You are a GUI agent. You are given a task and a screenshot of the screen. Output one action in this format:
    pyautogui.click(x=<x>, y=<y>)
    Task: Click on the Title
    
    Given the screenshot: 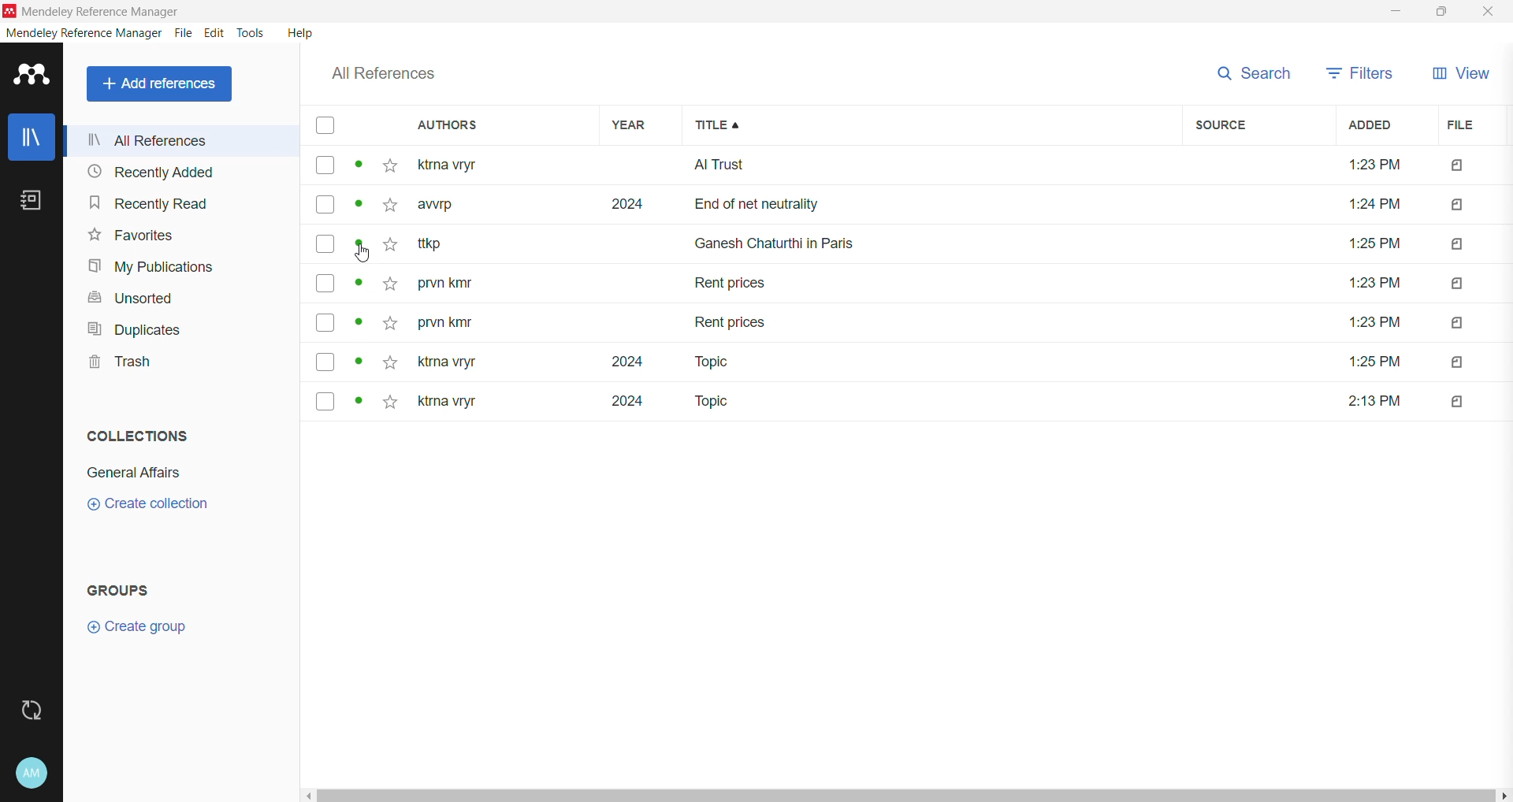 What is the action you would take?
    pyautogui.click(x=930, y=125)
    